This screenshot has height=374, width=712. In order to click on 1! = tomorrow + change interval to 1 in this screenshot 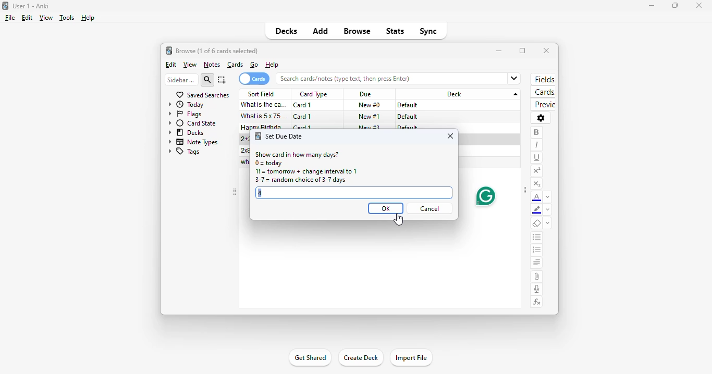, I will do `click(306, 172)`.